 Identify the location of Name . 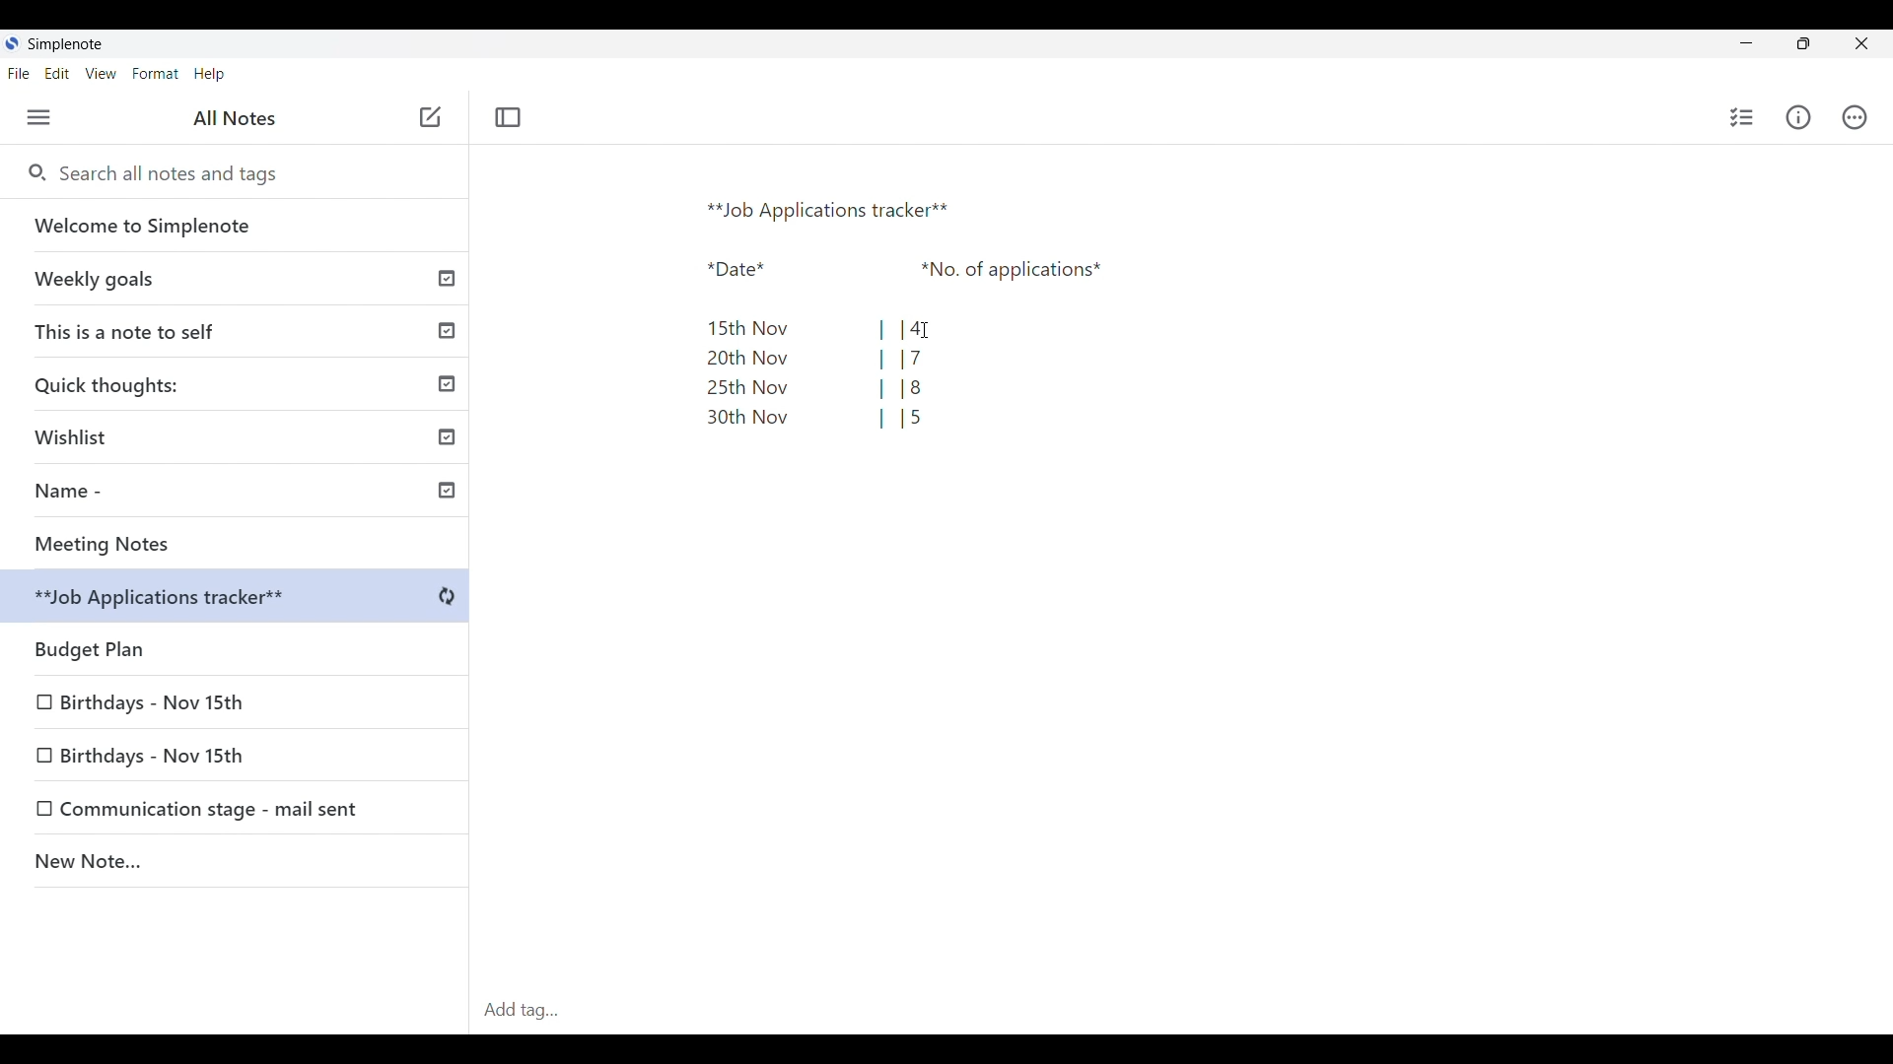
(243, 494).